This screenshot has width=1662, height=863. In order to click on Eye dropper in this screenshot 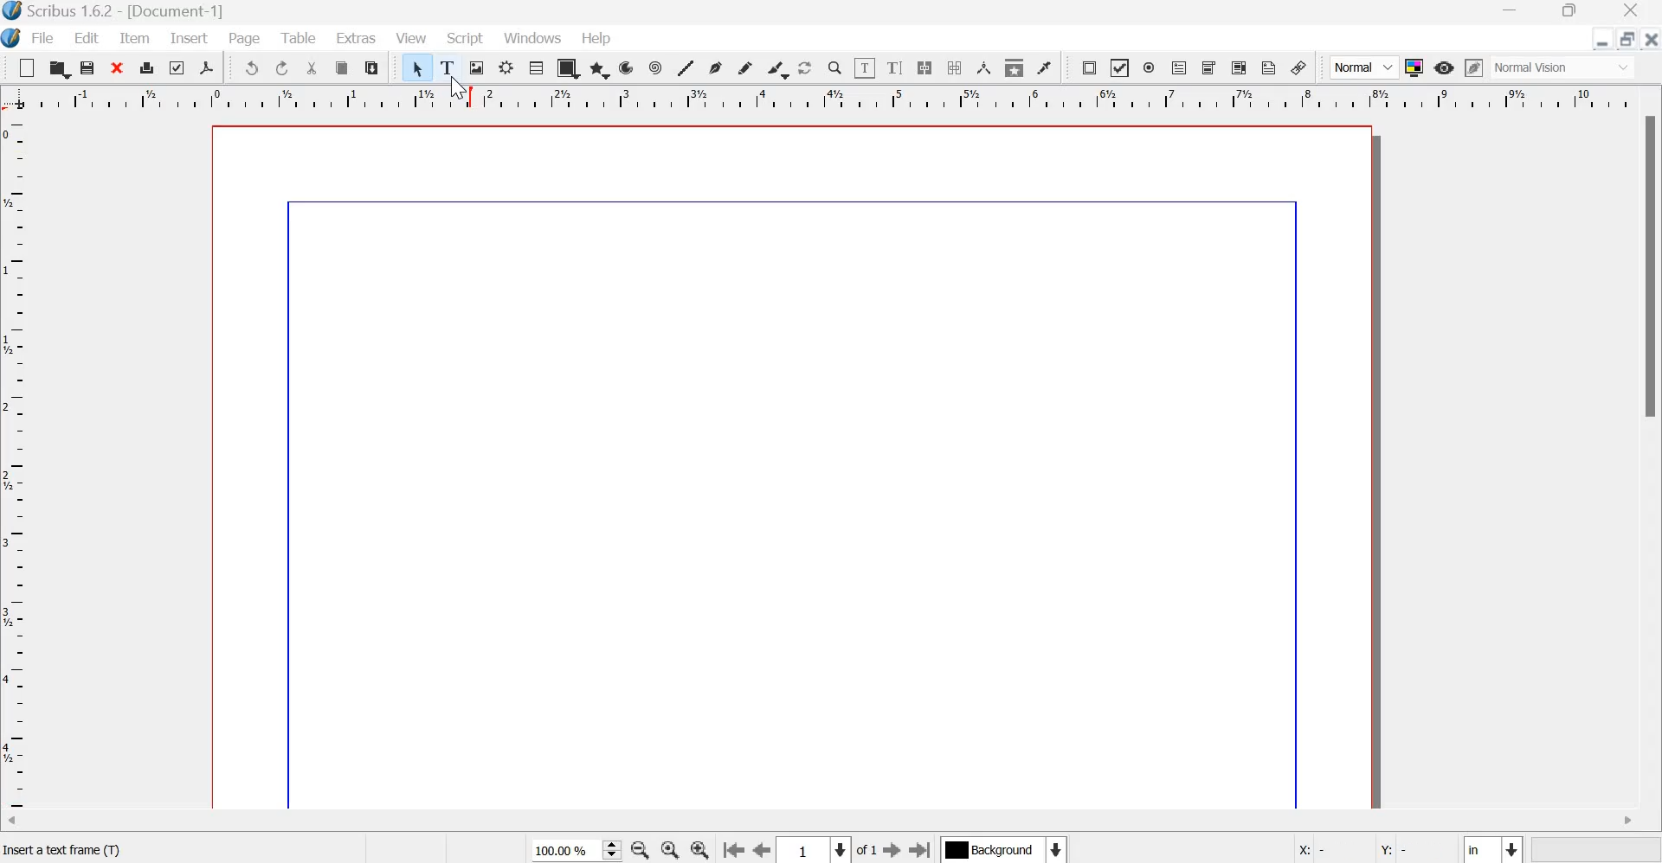, I will do `click(1044, 67)`.